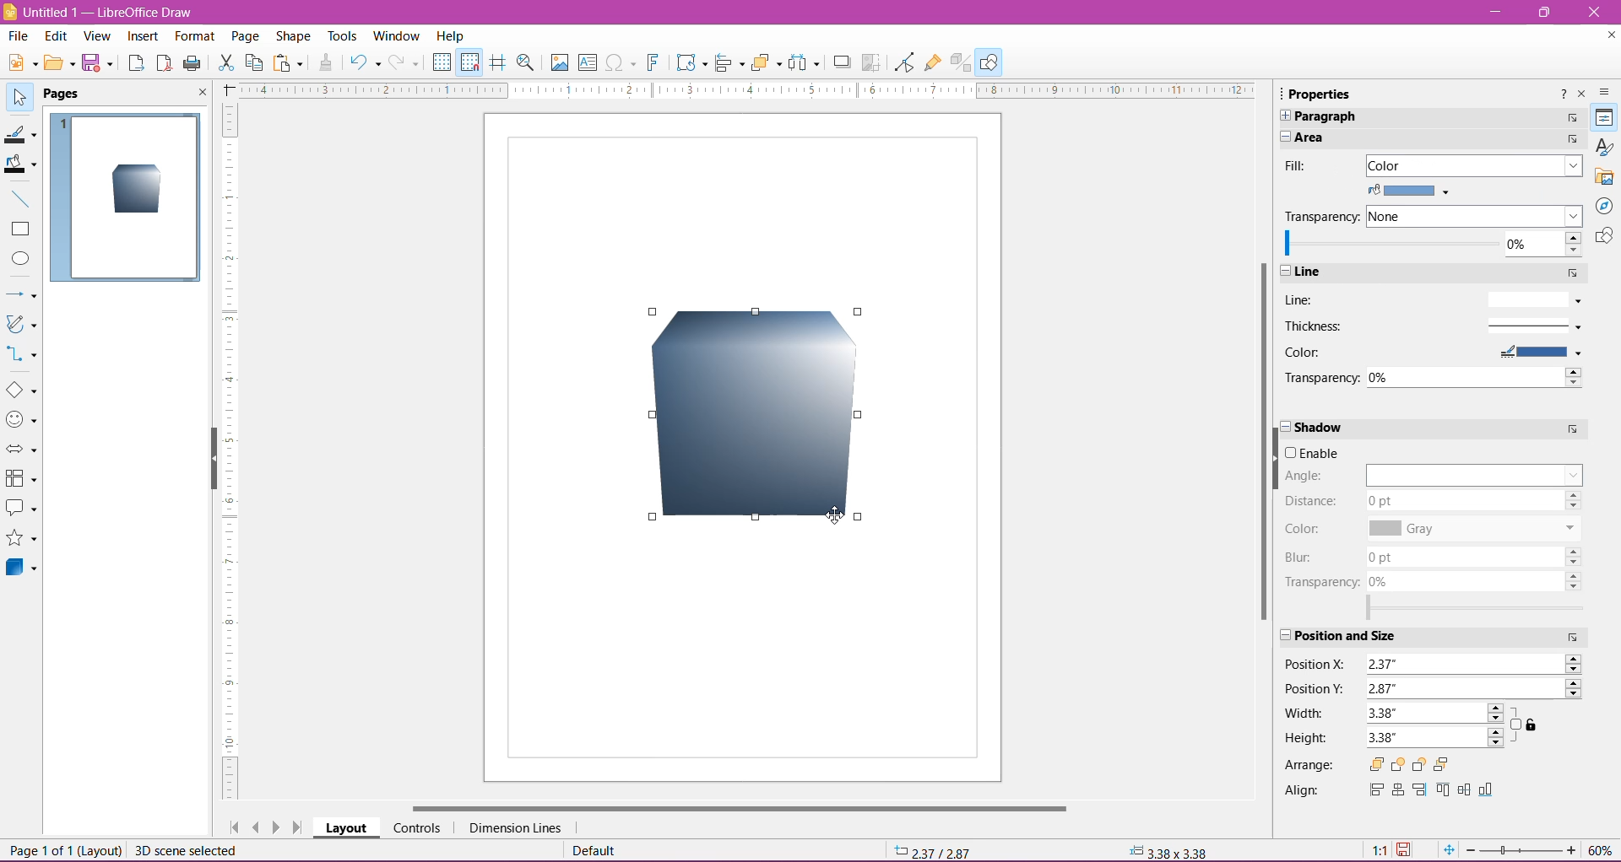  Describe the element at coordinates (903, 62) in the screenshot. I see `Toggle Point Edit Mode` at that location.